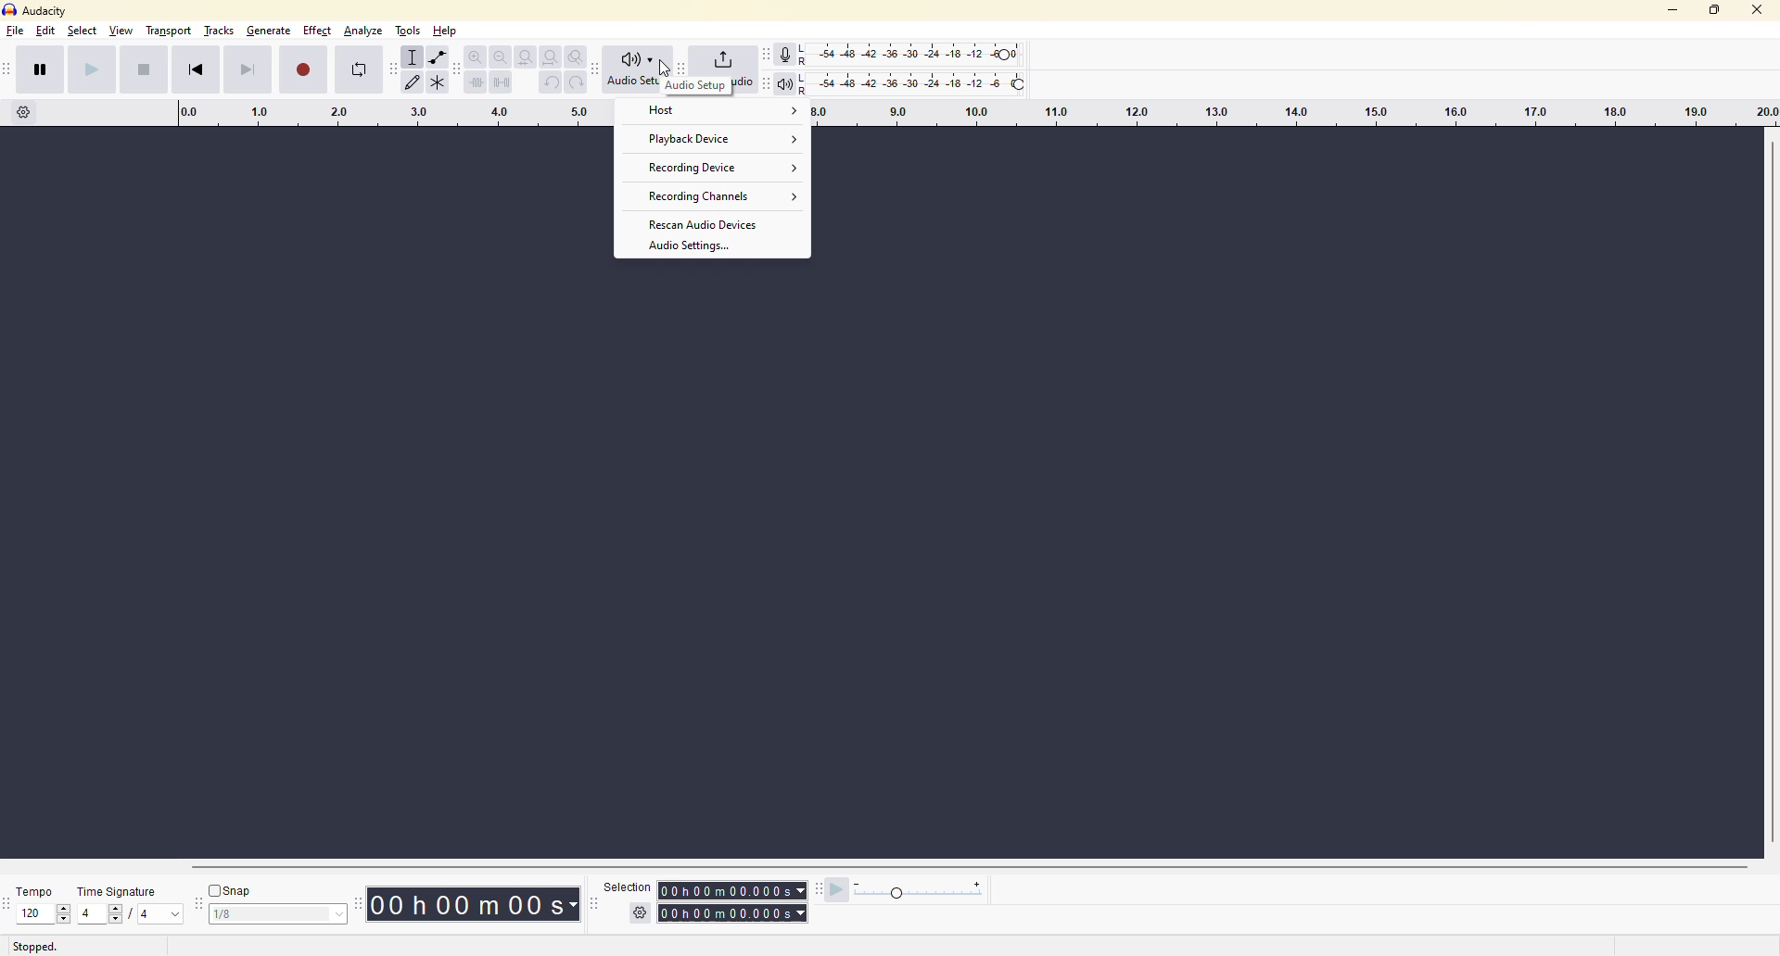 This screenshot has height=956, width=1780. Describe the element at coordinates (207, 944) in the screenshot. I see `audio setup` at that location.